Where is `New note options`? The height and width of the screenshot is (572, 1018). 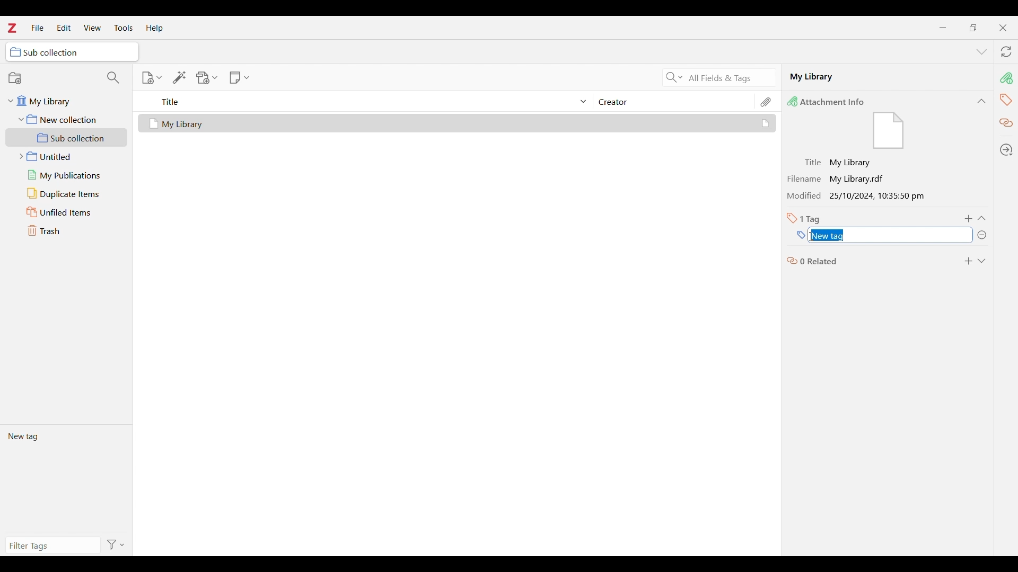
New note options is located at coordinates (240, 78).